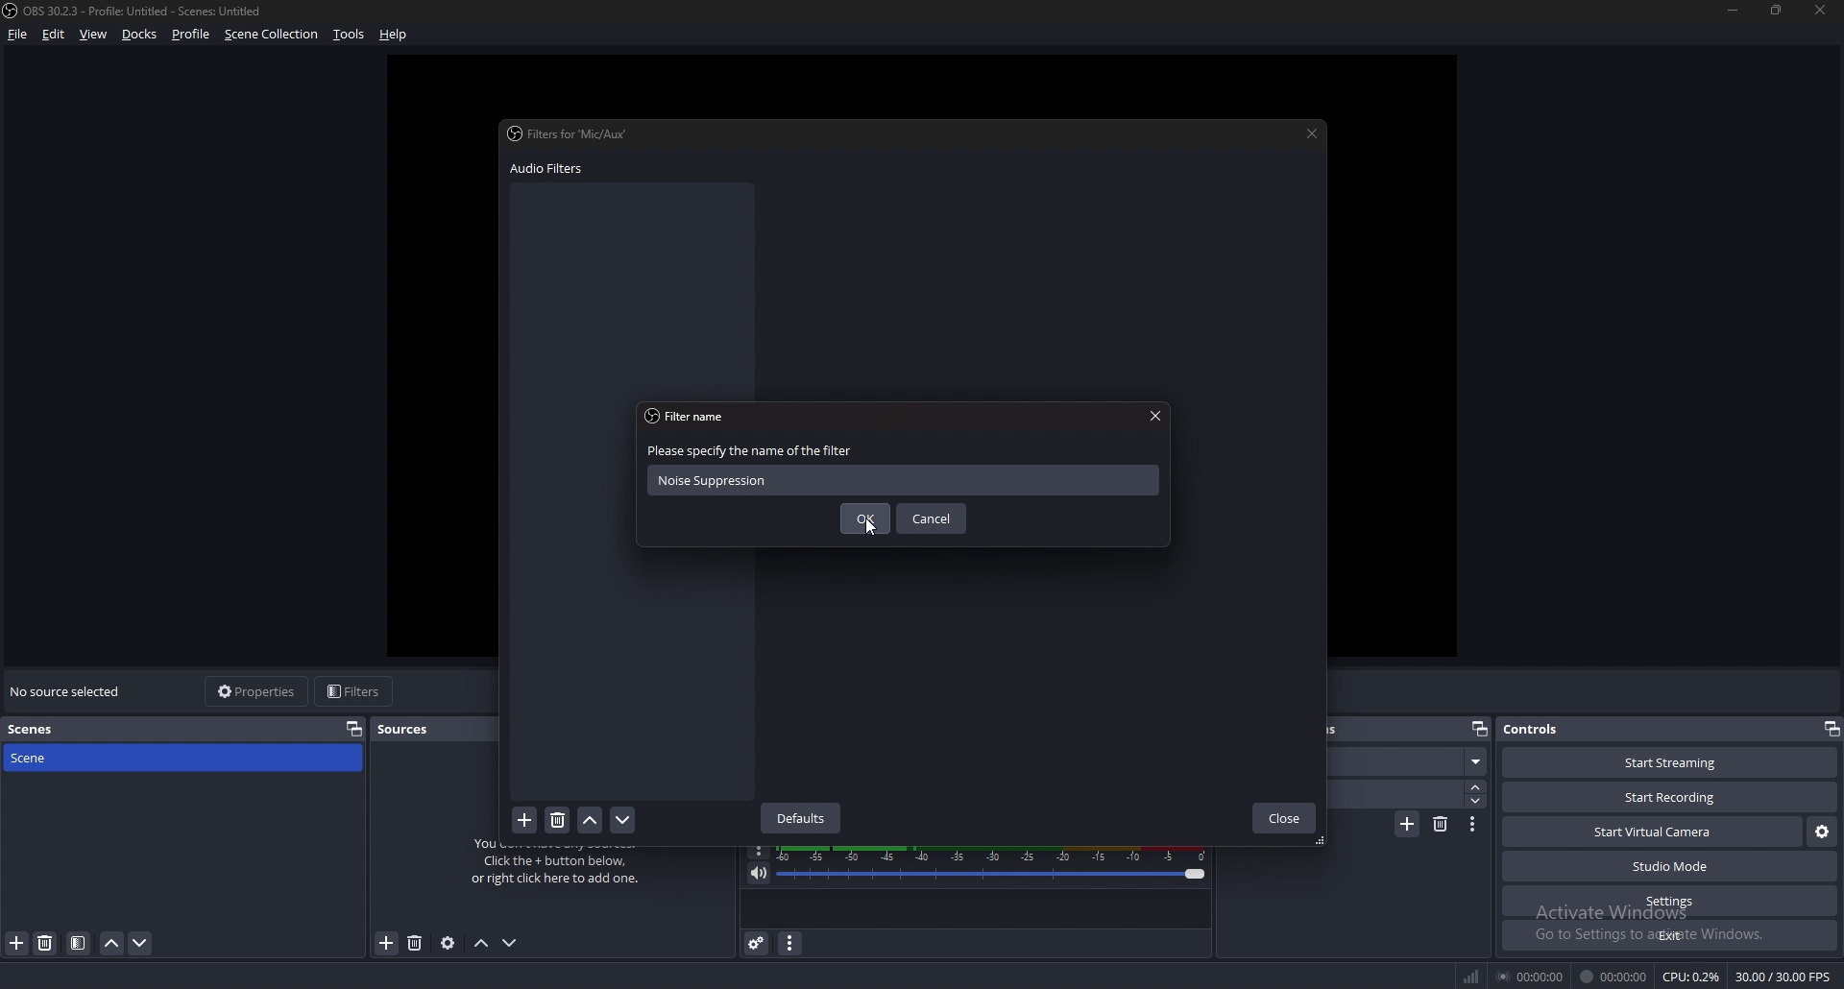 The image size is (1844, 989). I want to click on remove transition, so click(1442, 827).